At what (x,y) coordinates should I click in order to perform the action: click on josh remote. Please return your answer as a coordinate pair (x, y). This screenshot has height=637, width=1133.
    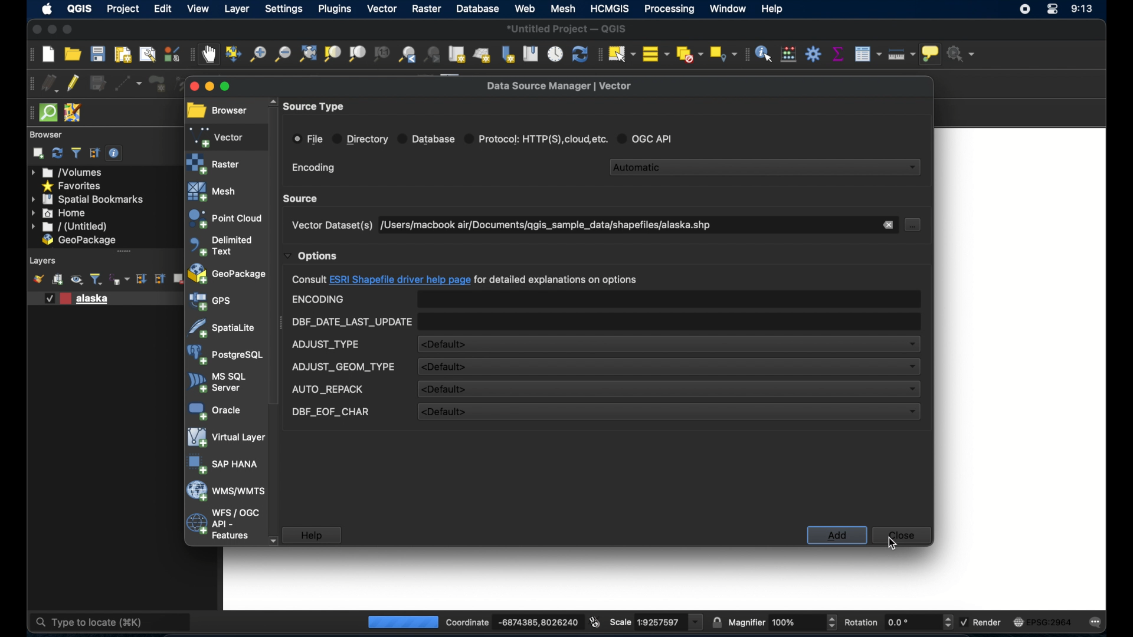
    Looking at the image, I should click on (73, 111).